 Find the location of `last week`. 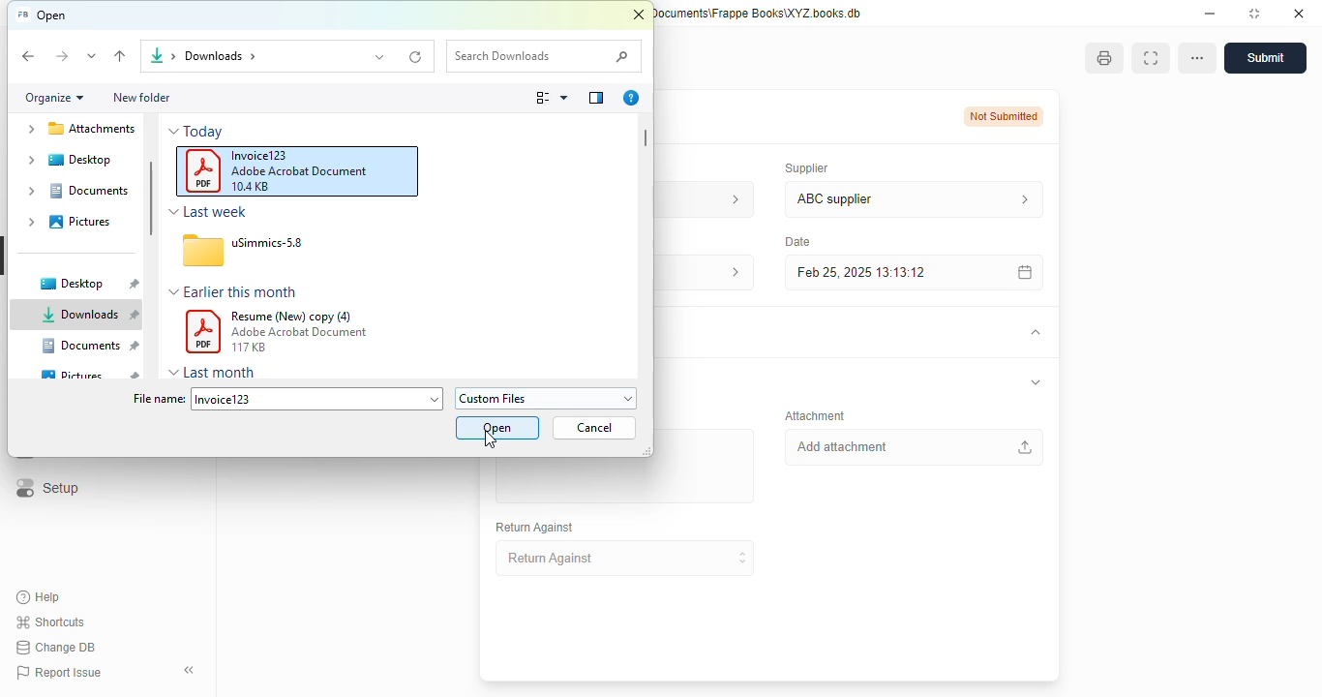

last week is located at coordinates (217, 211).